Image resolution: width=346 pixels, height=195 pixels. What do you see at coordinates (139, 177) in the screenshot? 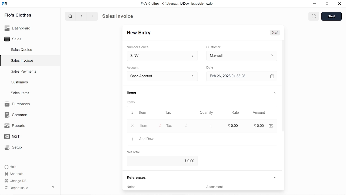
I see `References` at bounding box center [139, 177].